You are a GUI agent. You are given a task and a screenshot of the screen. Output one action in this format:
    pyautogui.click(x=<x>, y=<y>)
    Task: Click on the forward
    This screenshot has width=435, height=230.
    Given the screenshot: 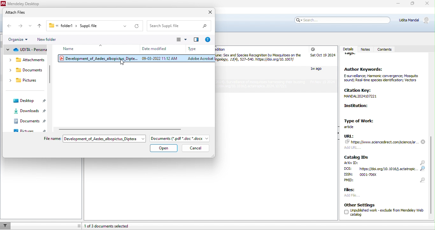 What is the action you would take?
    pyautogui.click(x=19, y=25)
    